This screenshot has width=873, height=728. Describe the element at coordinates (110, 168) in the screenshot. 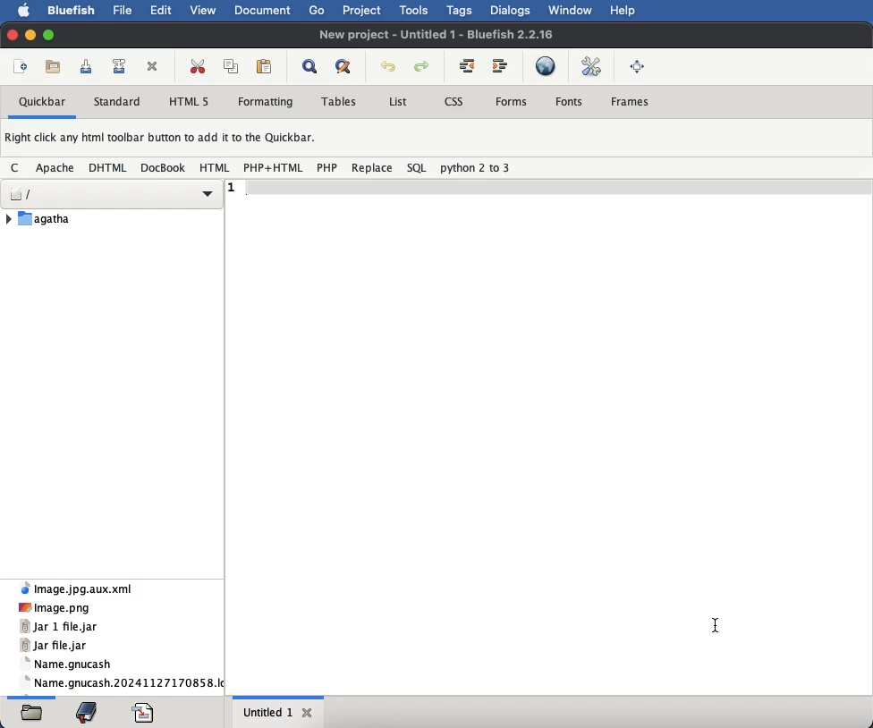

I see `dhtml` at that location.